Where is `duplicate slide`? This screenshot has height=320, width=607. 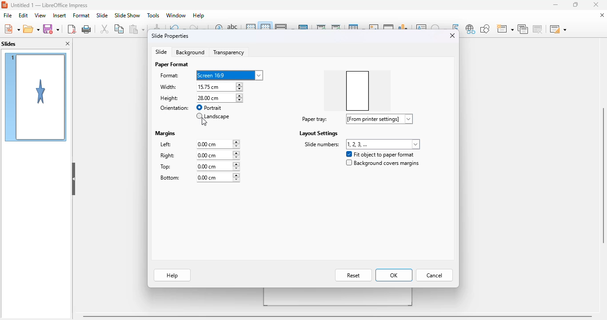
duplicate slide is located at coordinates (523, 29).